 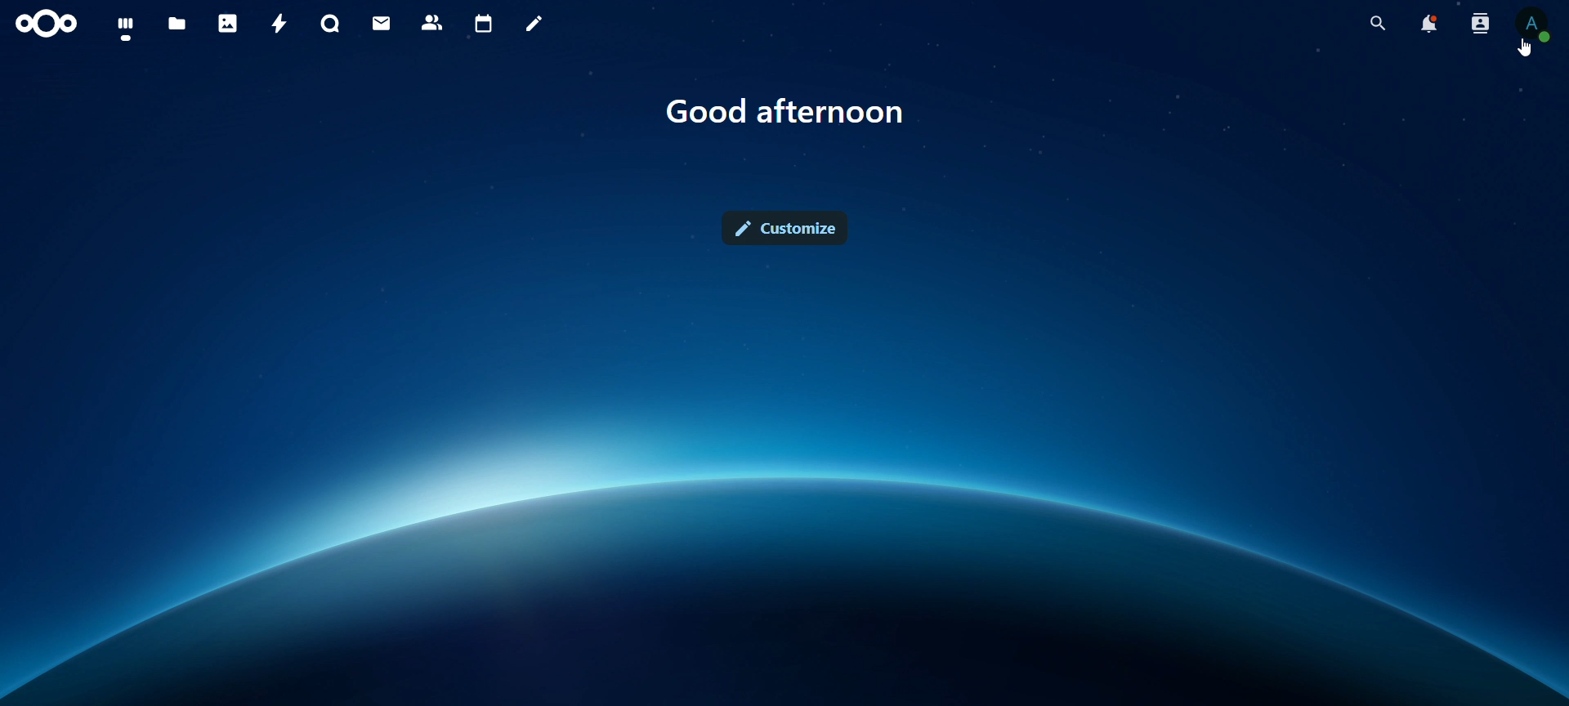 I want to click on view profile, so click(x=1534, y=27).